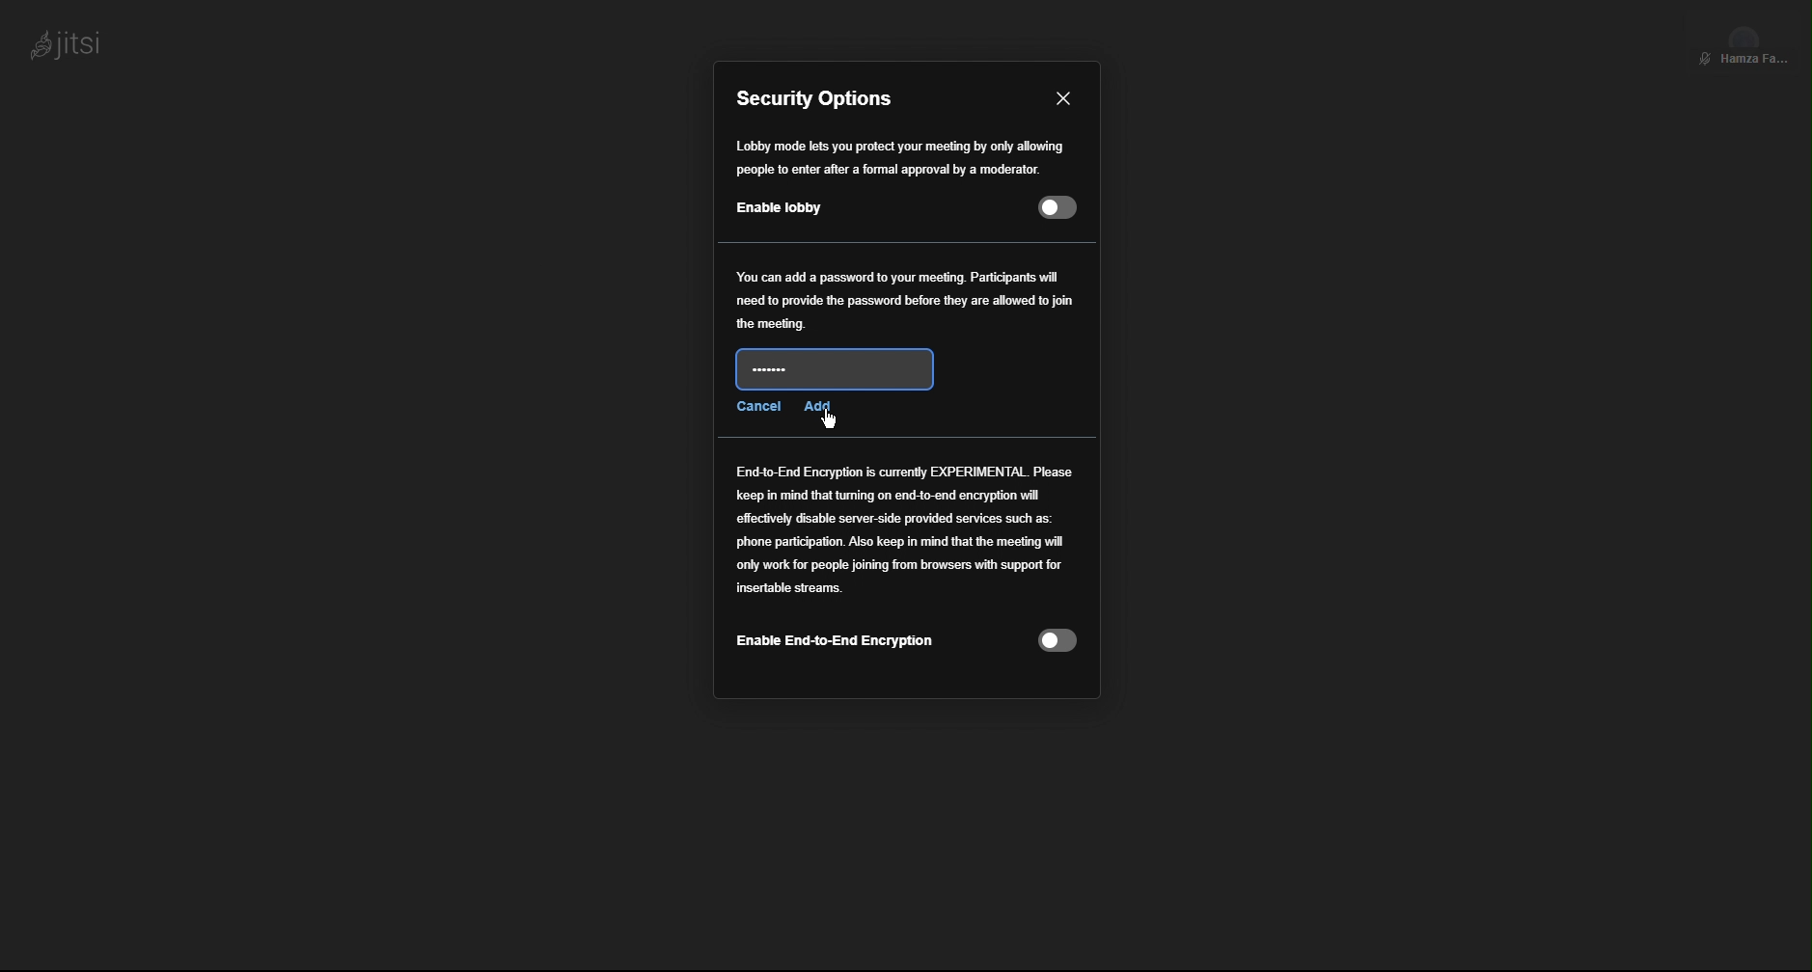 The image size is (1812, 972). I want to click on End to End Encryption, so click(904, 560).